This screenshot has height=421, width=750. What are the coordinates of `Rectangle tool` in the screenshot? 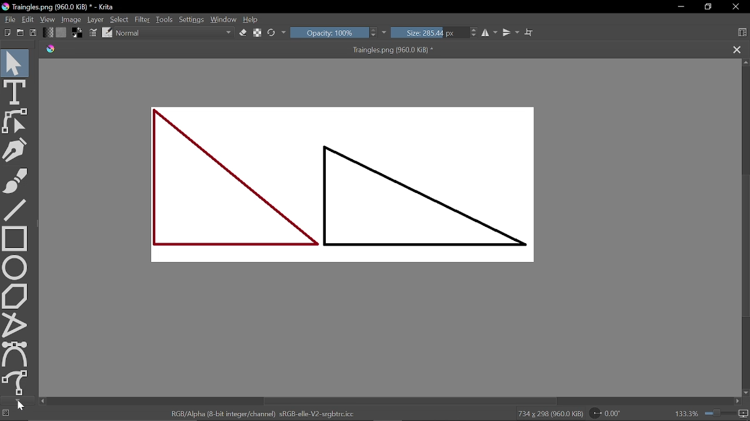 It's located at (16, 239).